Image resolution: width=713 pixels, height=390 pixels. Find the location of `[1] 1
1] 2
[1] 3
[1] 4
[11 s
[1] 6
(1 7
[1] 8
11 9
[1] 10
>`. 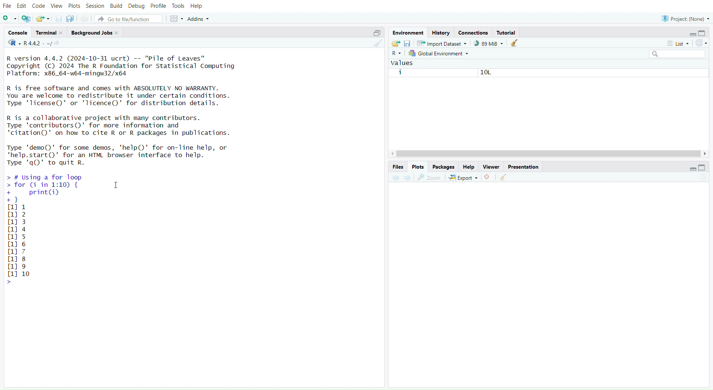

[1] 1
1] 2
[1] 3
[1] 4
[11 s
[1] 6
(1 7
[1] 8
11 9
[1] 10
> is located at coordinates (22, 245).